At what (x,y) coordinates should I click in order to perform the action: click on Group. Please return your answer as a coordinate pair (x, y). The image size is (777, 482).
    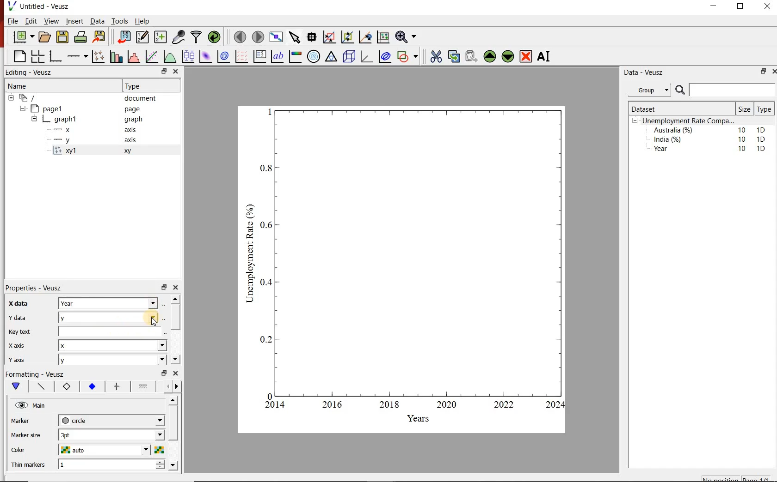
    Looking at the image, I should click on (651, 90).